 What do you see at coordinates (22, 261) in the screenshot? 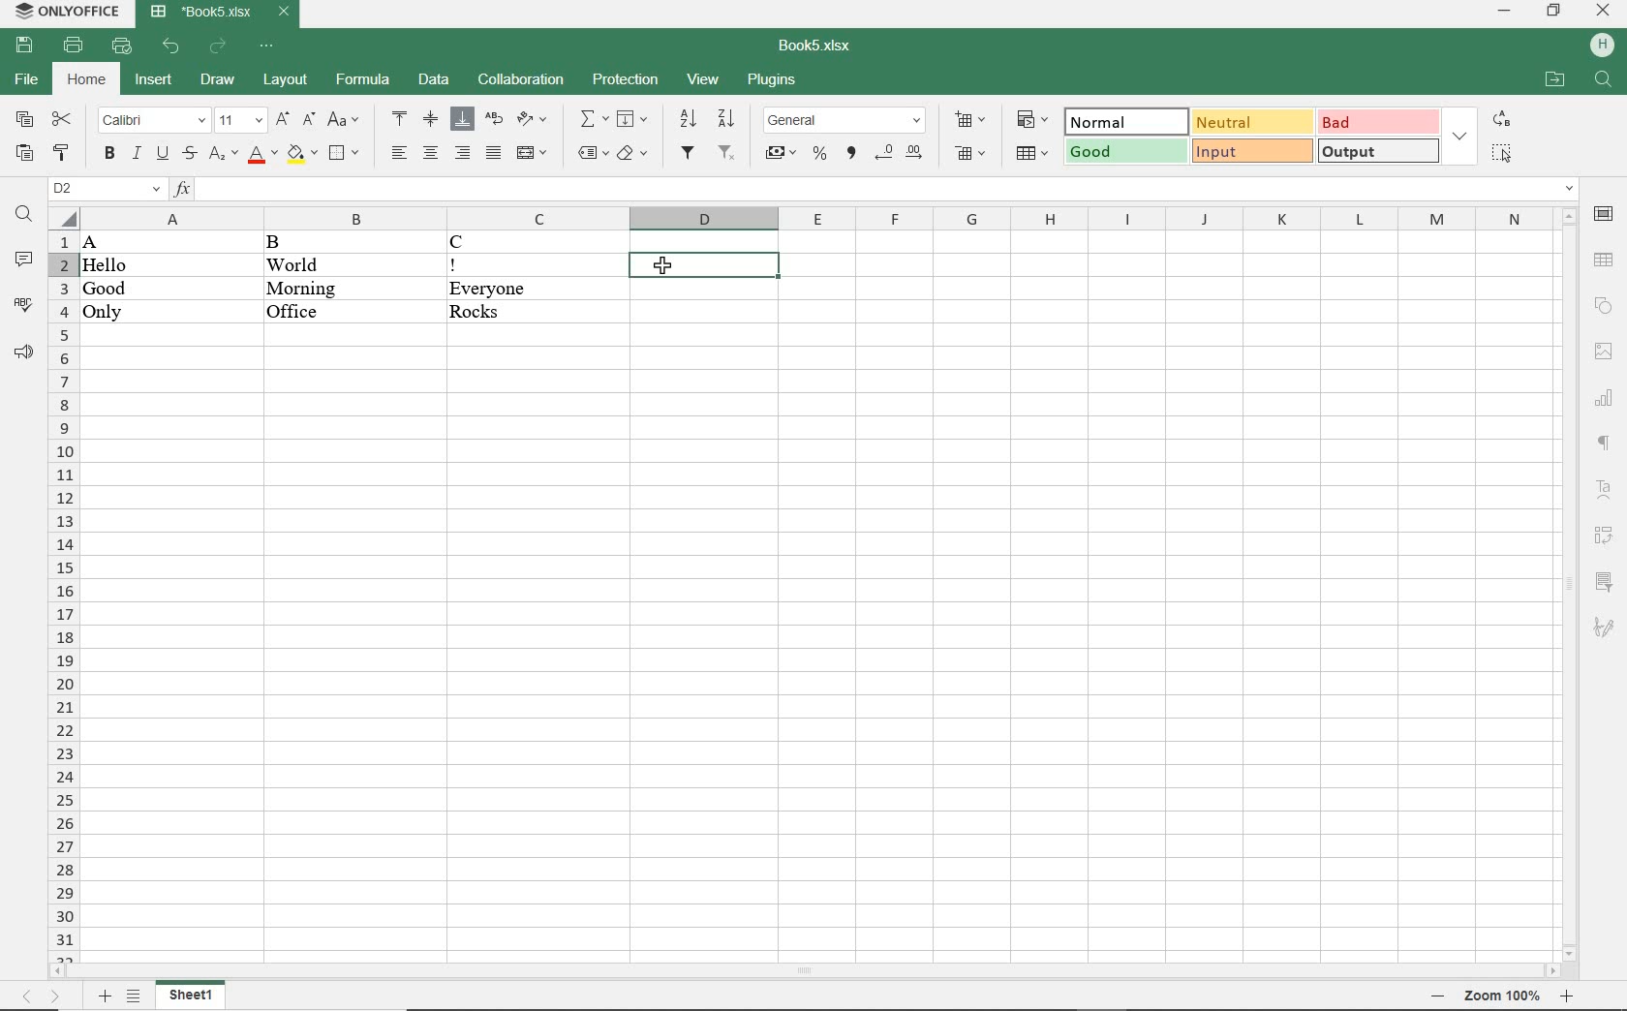
I see `COMMENTS` at bounding box center [22, 261].